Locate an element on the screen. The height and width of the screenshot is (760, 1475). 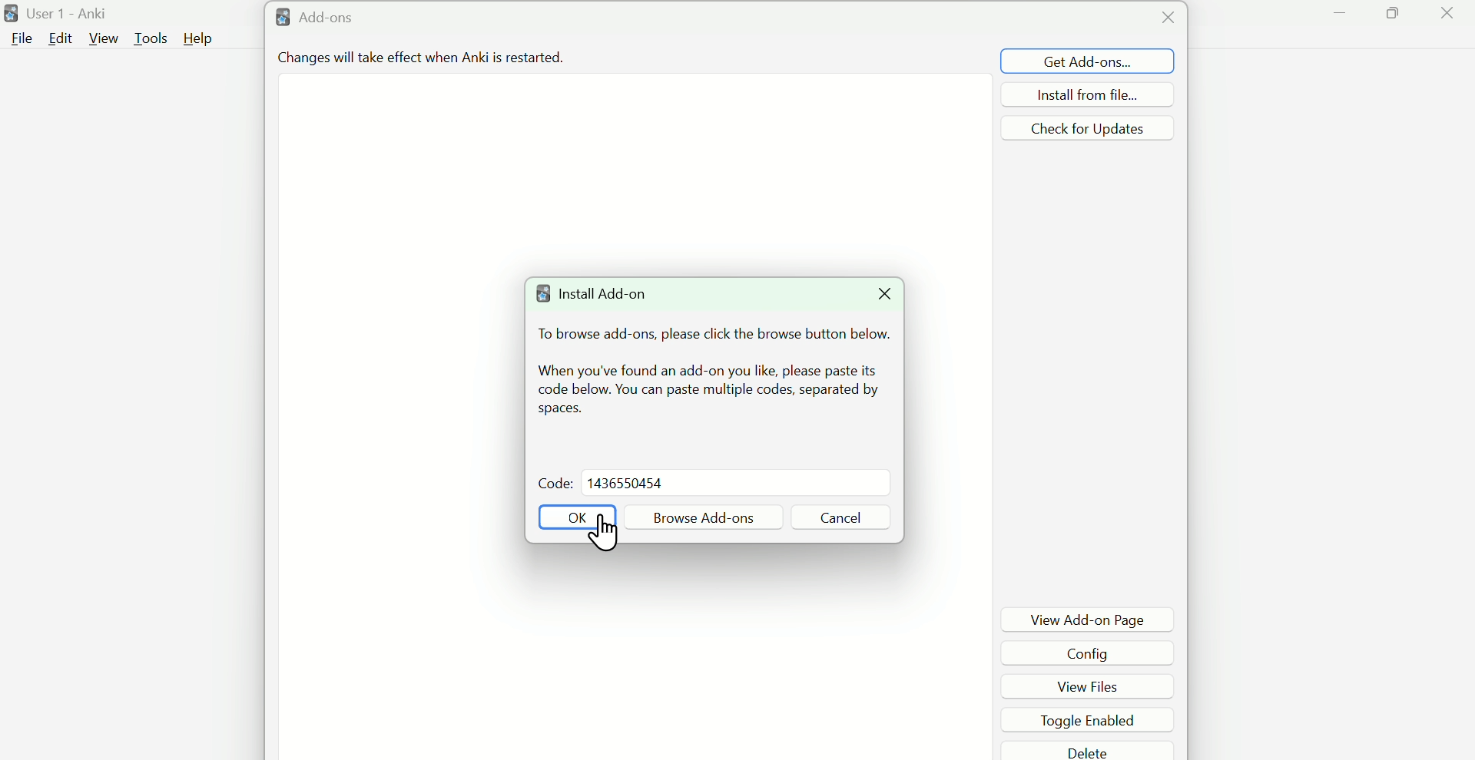
 is located at coordinates (577, 517).